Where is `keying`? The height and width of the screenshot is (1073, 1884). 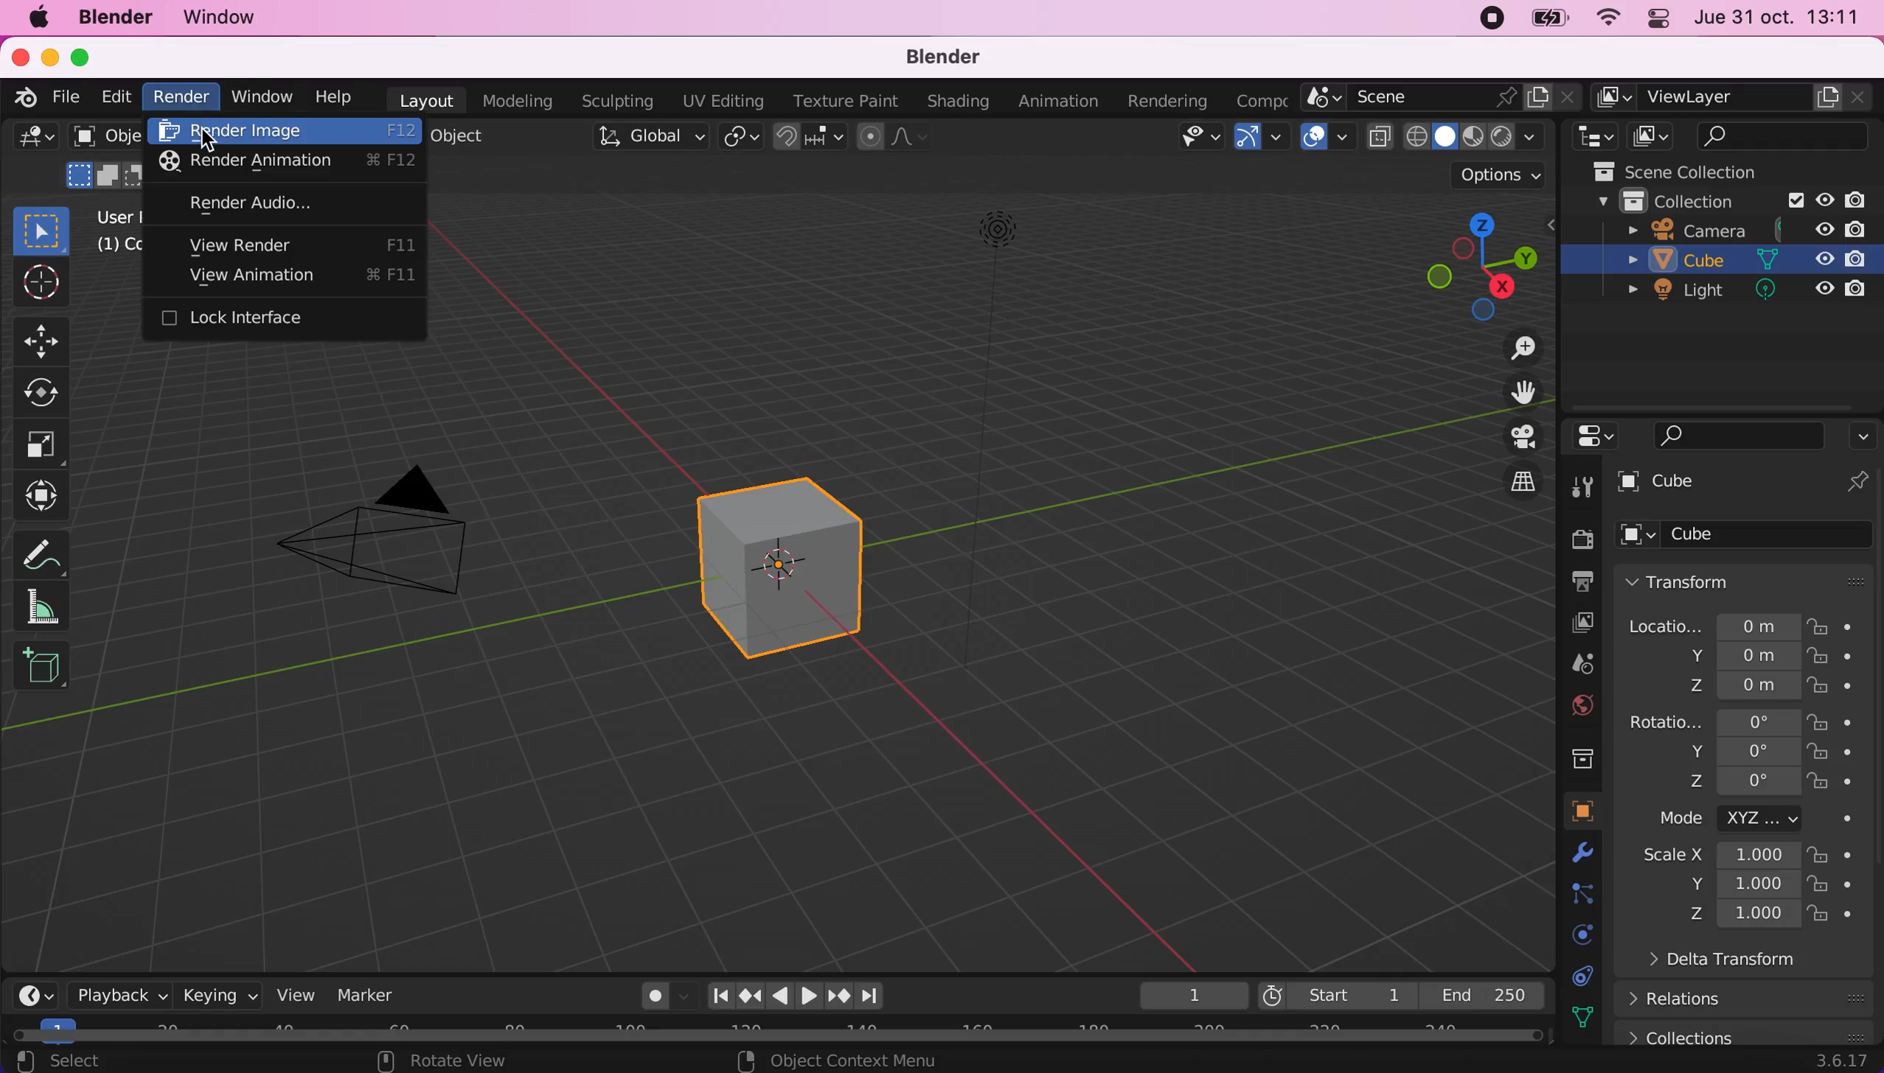 keying is located at coordinates (219, 996).